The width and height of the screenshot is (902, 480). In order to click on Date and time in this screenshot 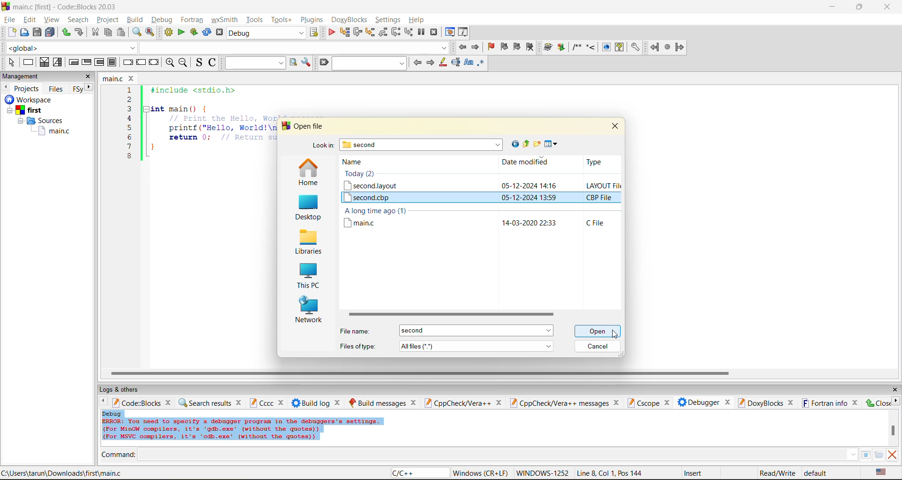, I will do `click(528, 185)`.